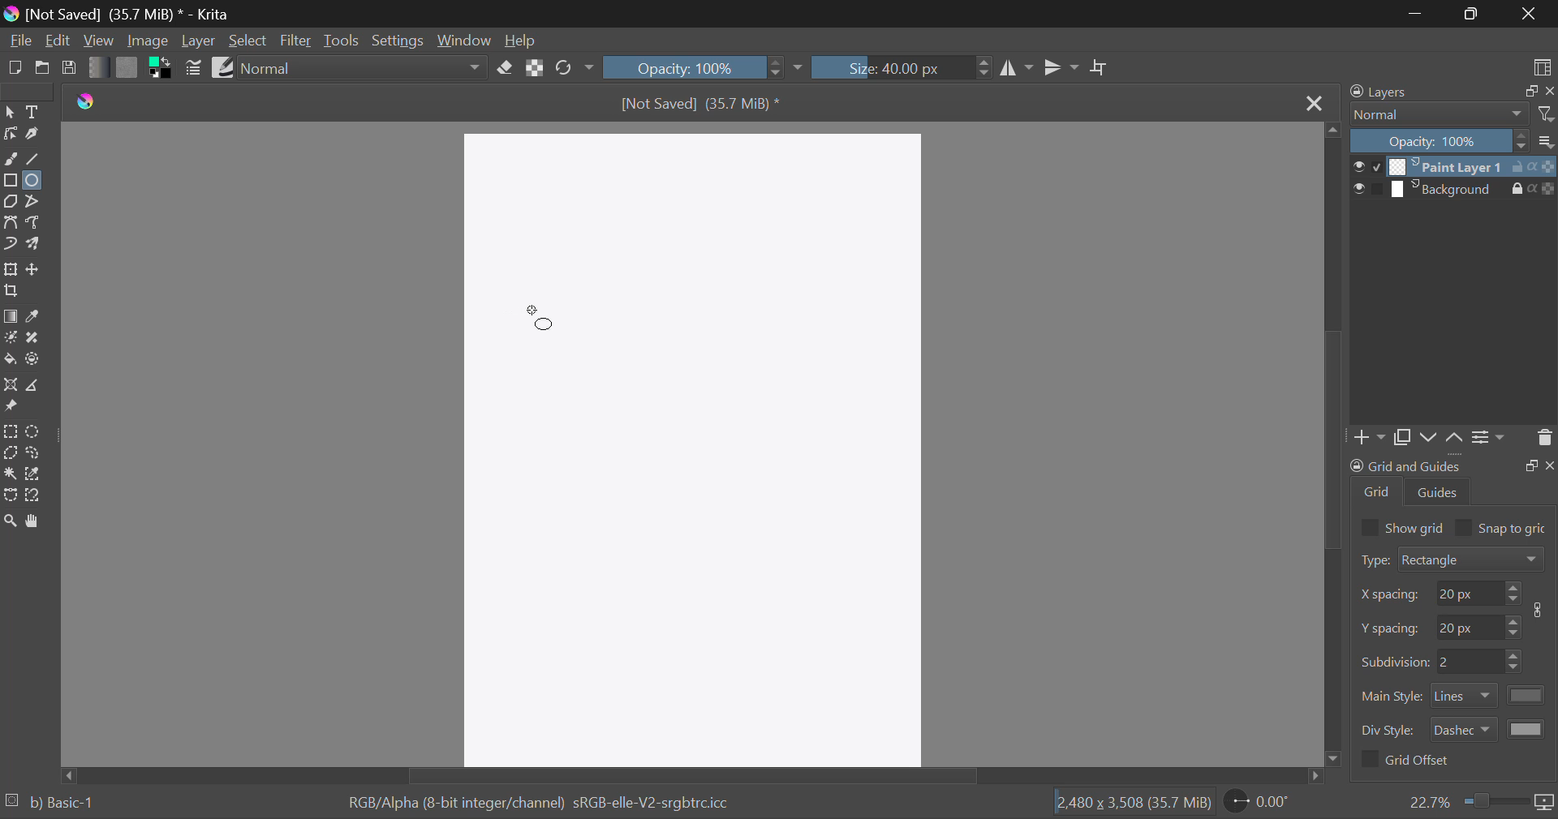 The width and height of the screenshot is (1558, 819). I want to click on Restore Down, so click(1417, 14).